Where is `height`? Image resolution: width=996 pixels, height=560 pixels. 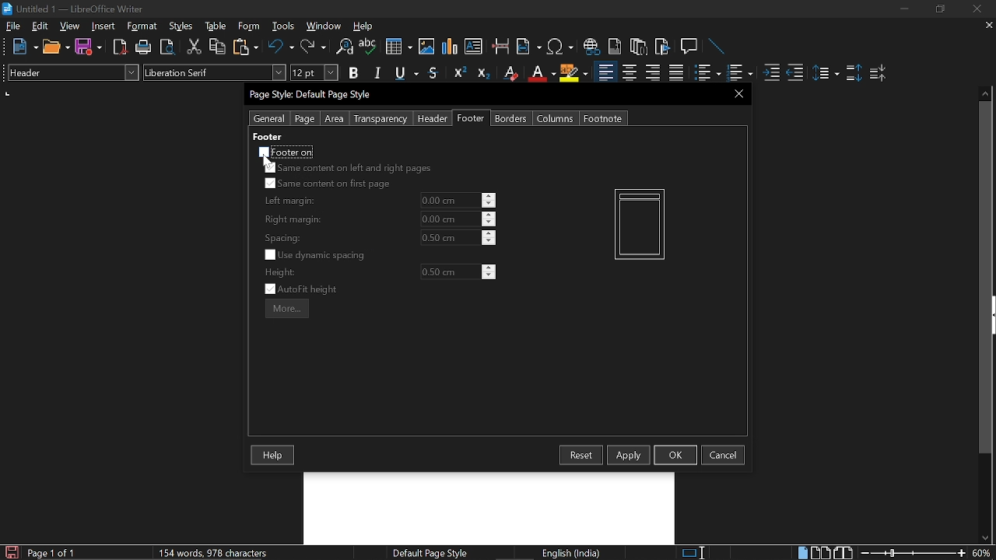 height is located at coordinates (282, 273).